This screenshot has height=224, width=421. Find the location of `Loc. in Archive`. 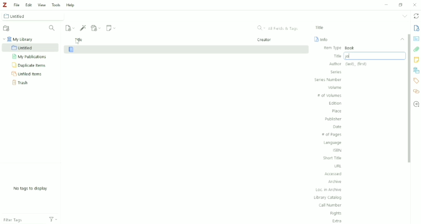

Loc. in Archive is located at coordinates (329, 190).